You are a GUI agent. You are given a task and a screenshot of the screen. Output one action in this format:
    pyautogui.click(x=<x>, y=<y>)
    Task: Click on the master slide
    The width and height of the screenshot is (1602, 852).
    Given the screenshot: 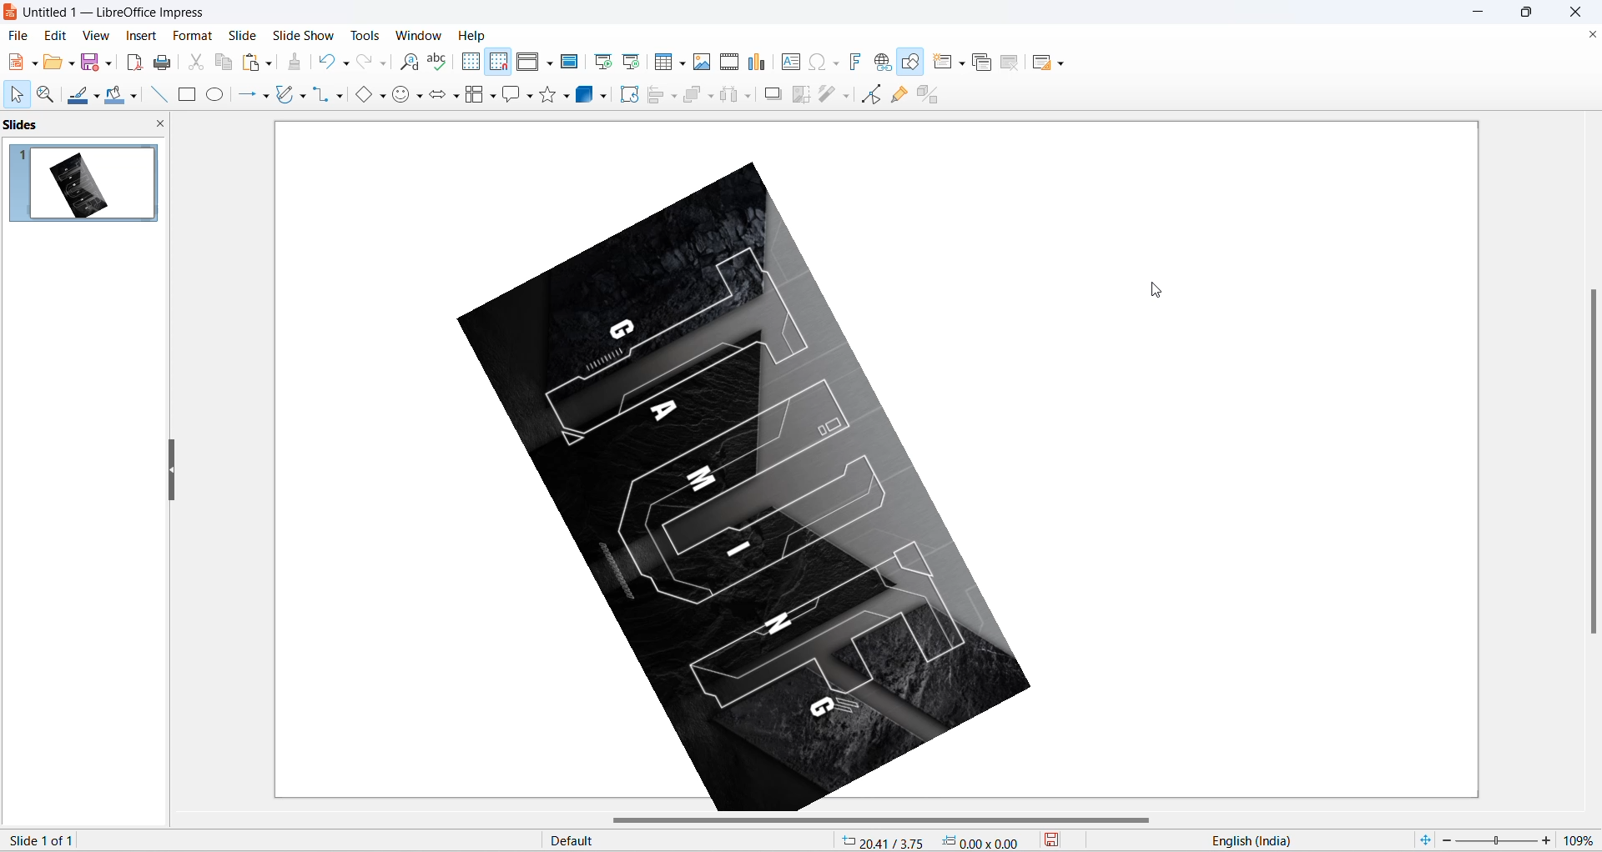 What is the action you would take?
    pyautogui.click(x=572, y=61)
    